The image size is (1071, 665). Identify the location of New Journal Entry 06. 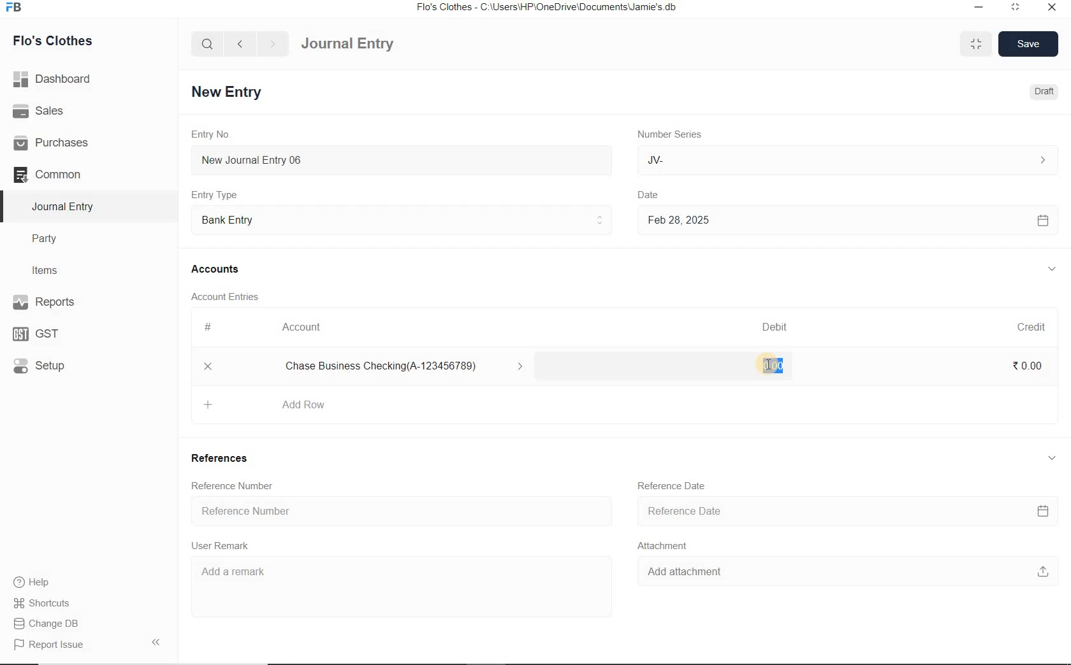
(402, 159).